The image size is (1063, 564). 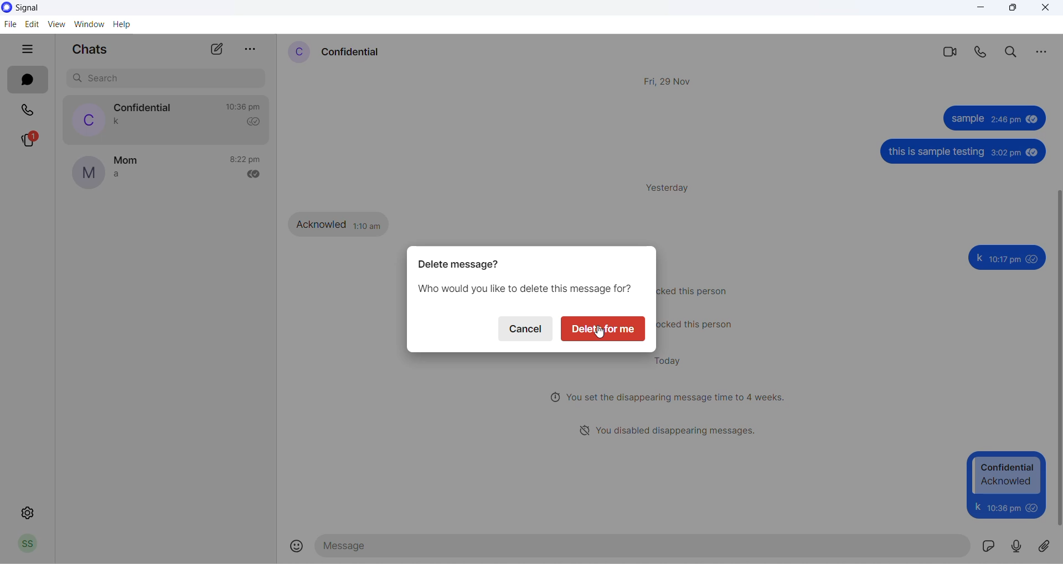 I want to click on file, so click(x=12, y=25).